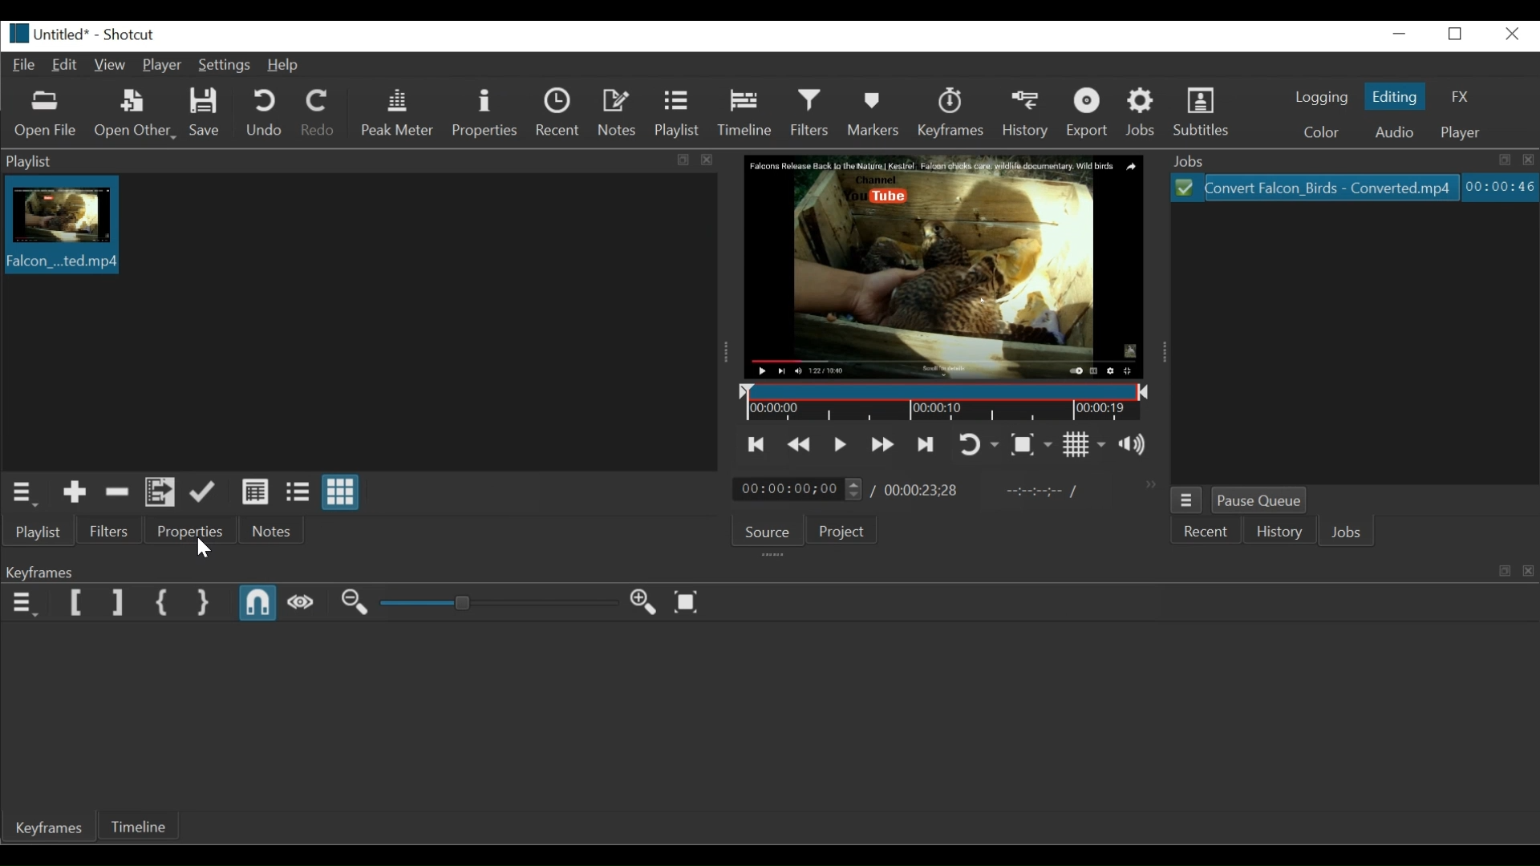 Image resolution: width=1540 pixels, height=866 pixels. I want to click on Edit, so click(65, 66).